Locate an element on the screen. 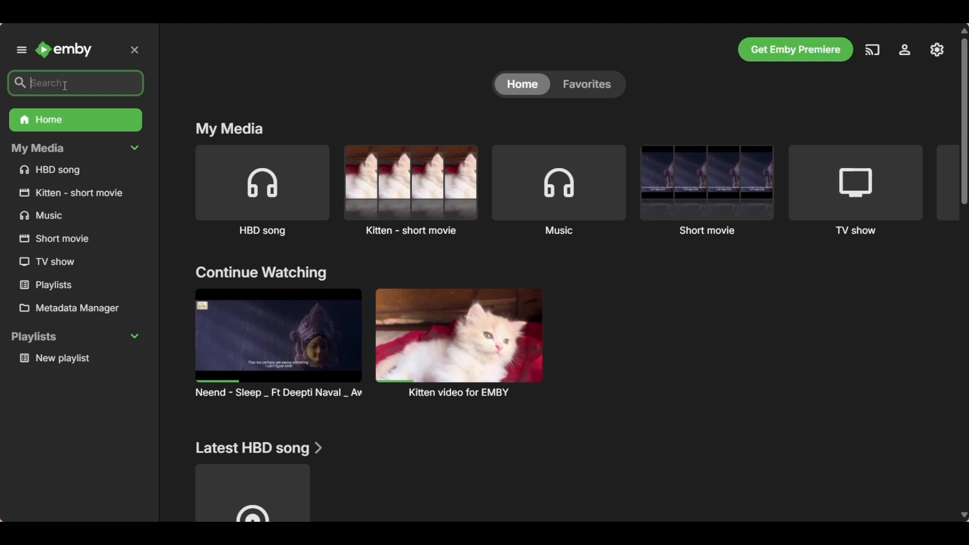  Kitten - short movie is located at coordinates (410, 190).